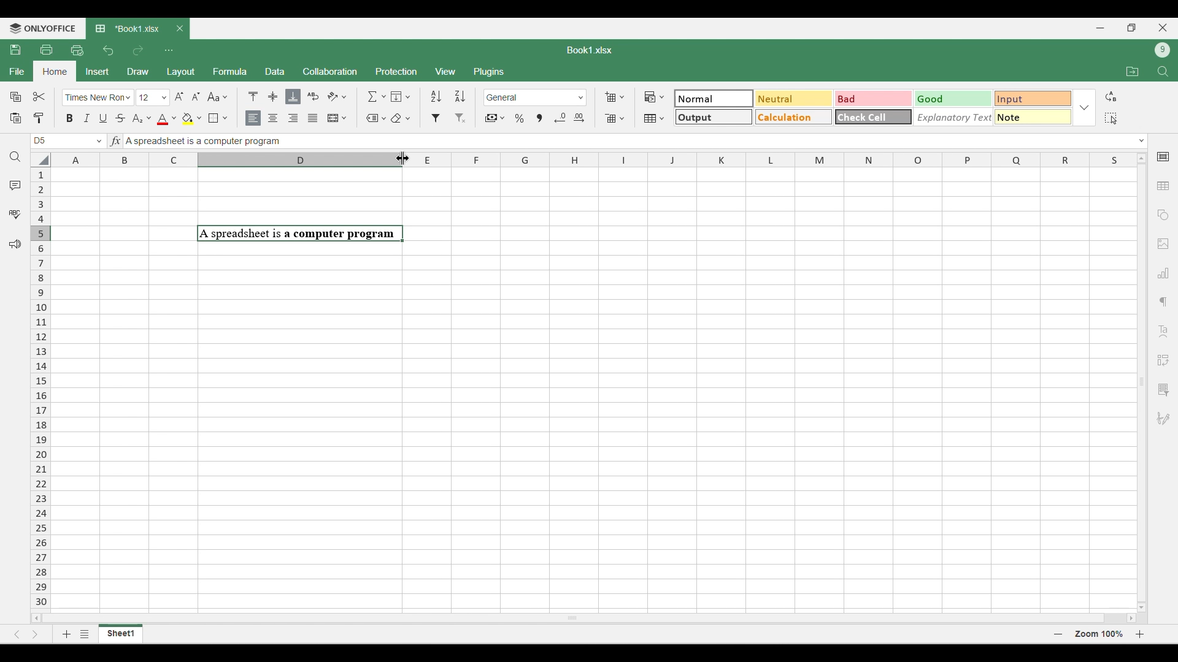 The width and height of the screenshot is (1178, 662). Describe the element at coordinates (539, 118) in the screenshot. I see `Comma style` at that location.